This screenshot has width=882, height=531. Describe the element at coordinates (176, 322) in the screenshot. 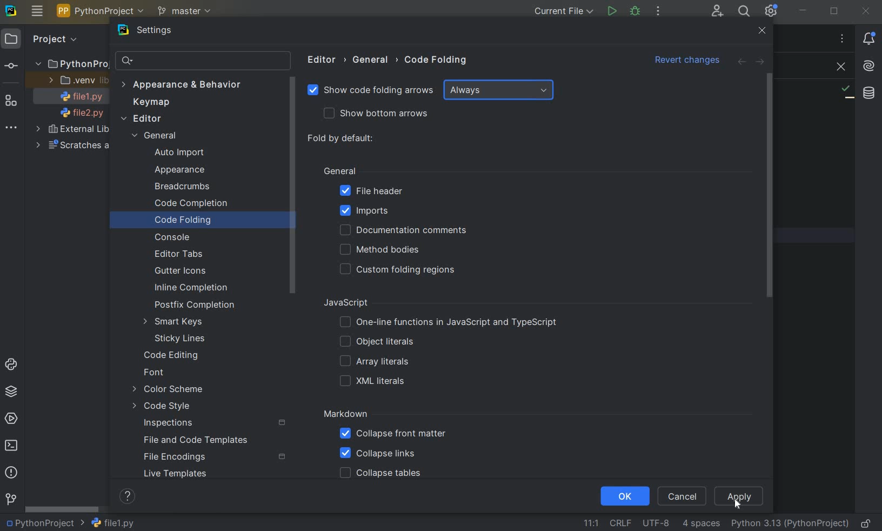

I see `SMART KEYS` at that location.